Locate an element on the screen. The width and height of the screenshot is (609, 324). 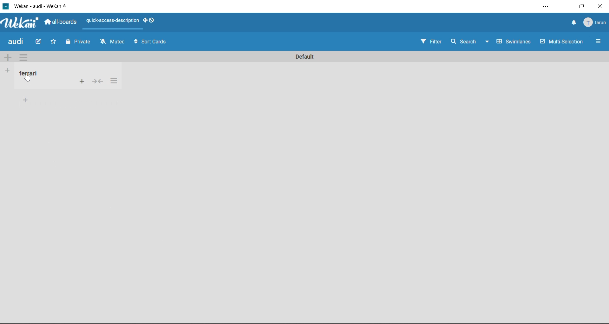
More Options is located at coordinates (601, 41).